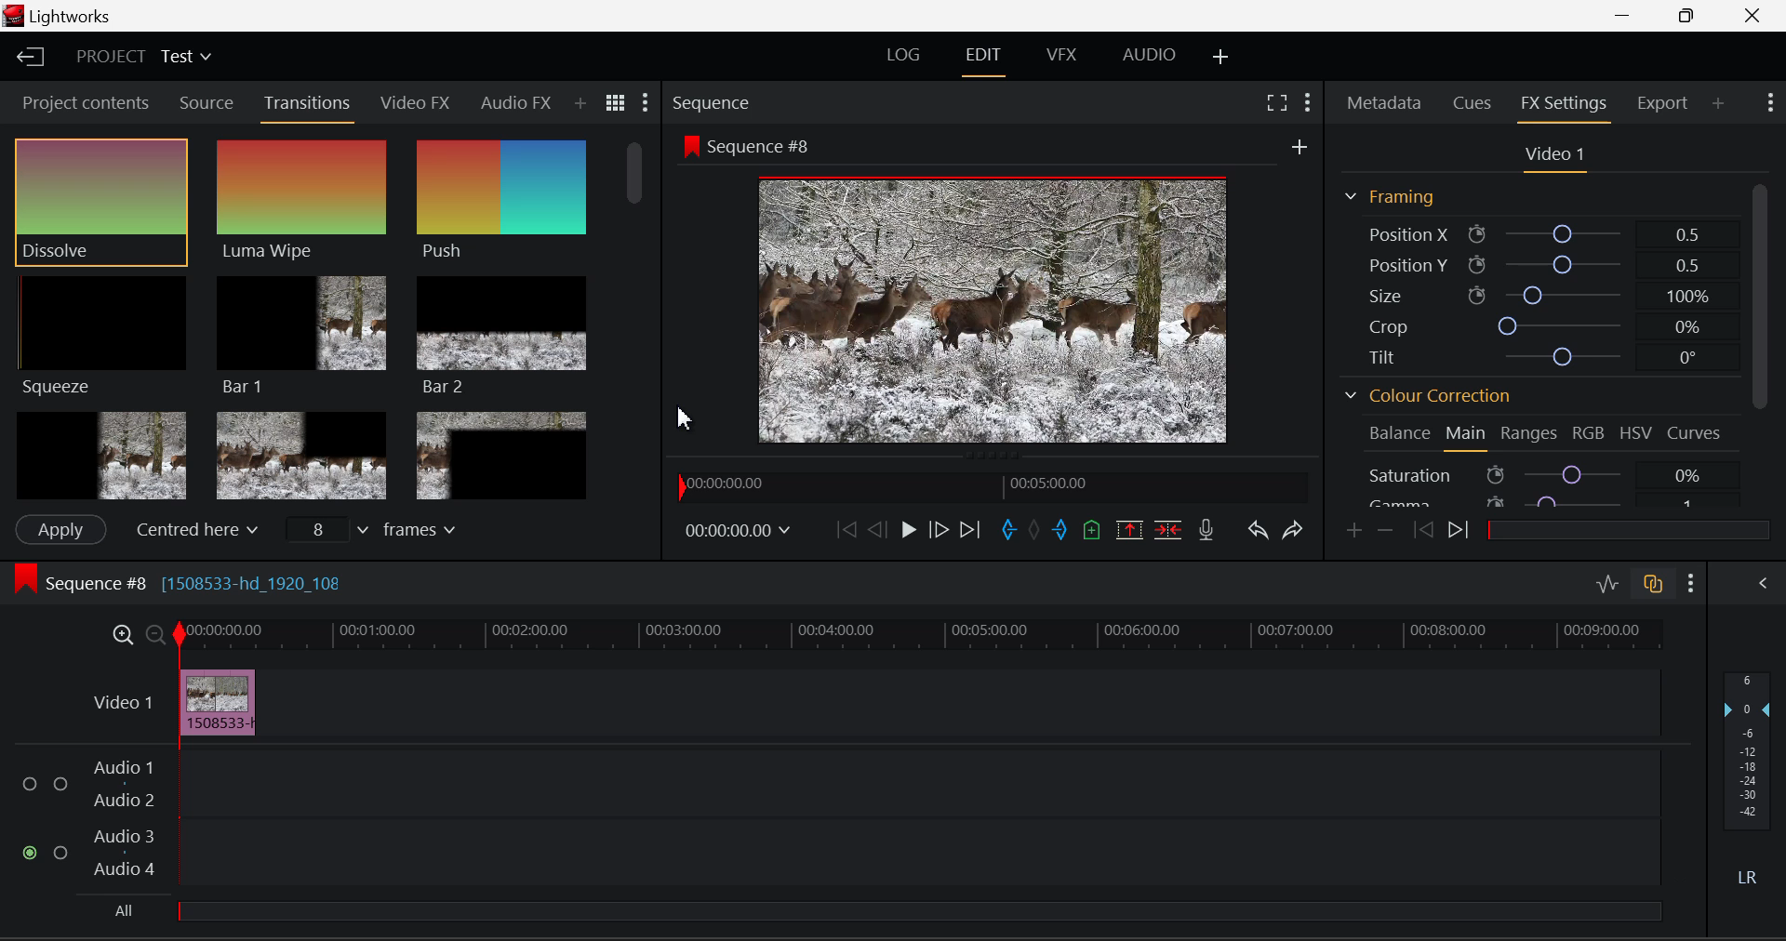 The image size is (1786, 941). Describe the element at coordinates (647, 100) in the screenshot. I see `Show Settings` at that location.